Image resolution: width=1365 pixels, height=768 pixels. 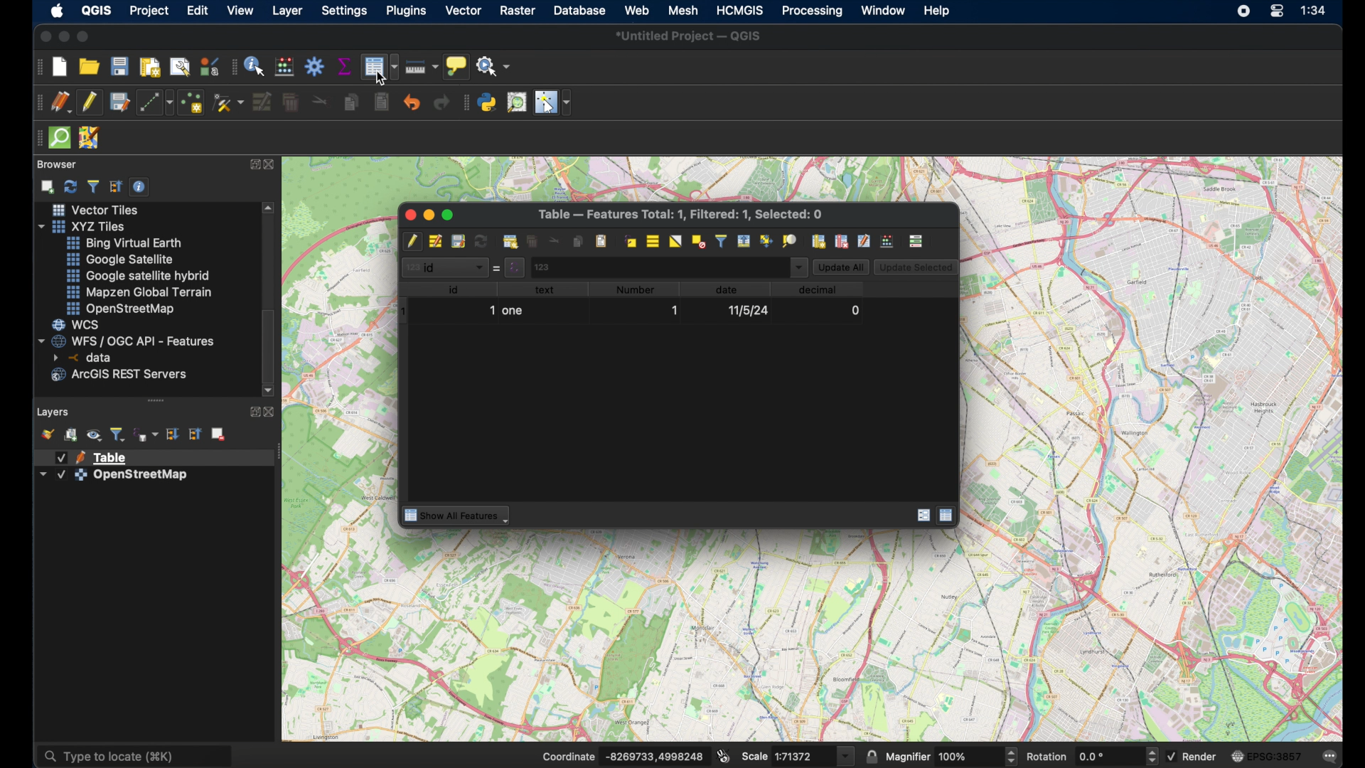 I want to click on =, so click(x=498, y=267).